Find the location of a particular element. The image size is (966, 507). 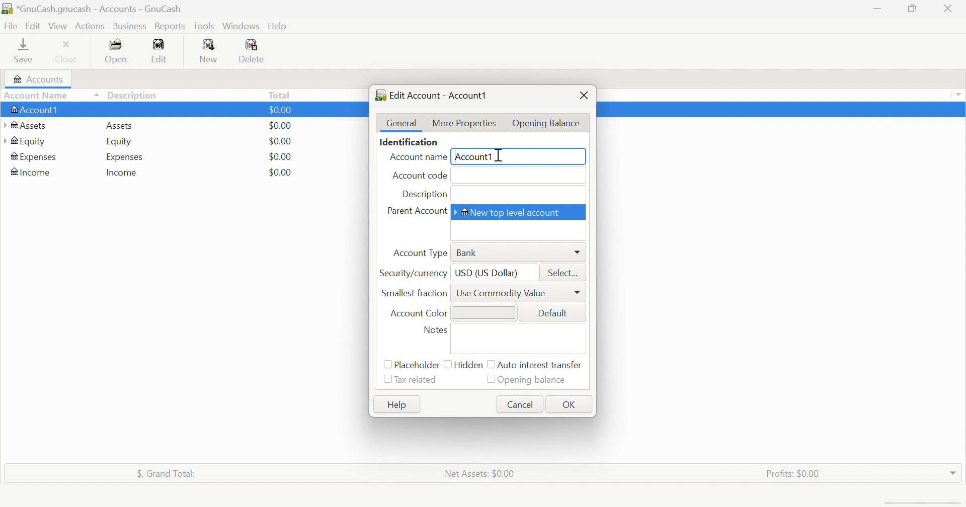

Equity is located at coordinates (120, 143).